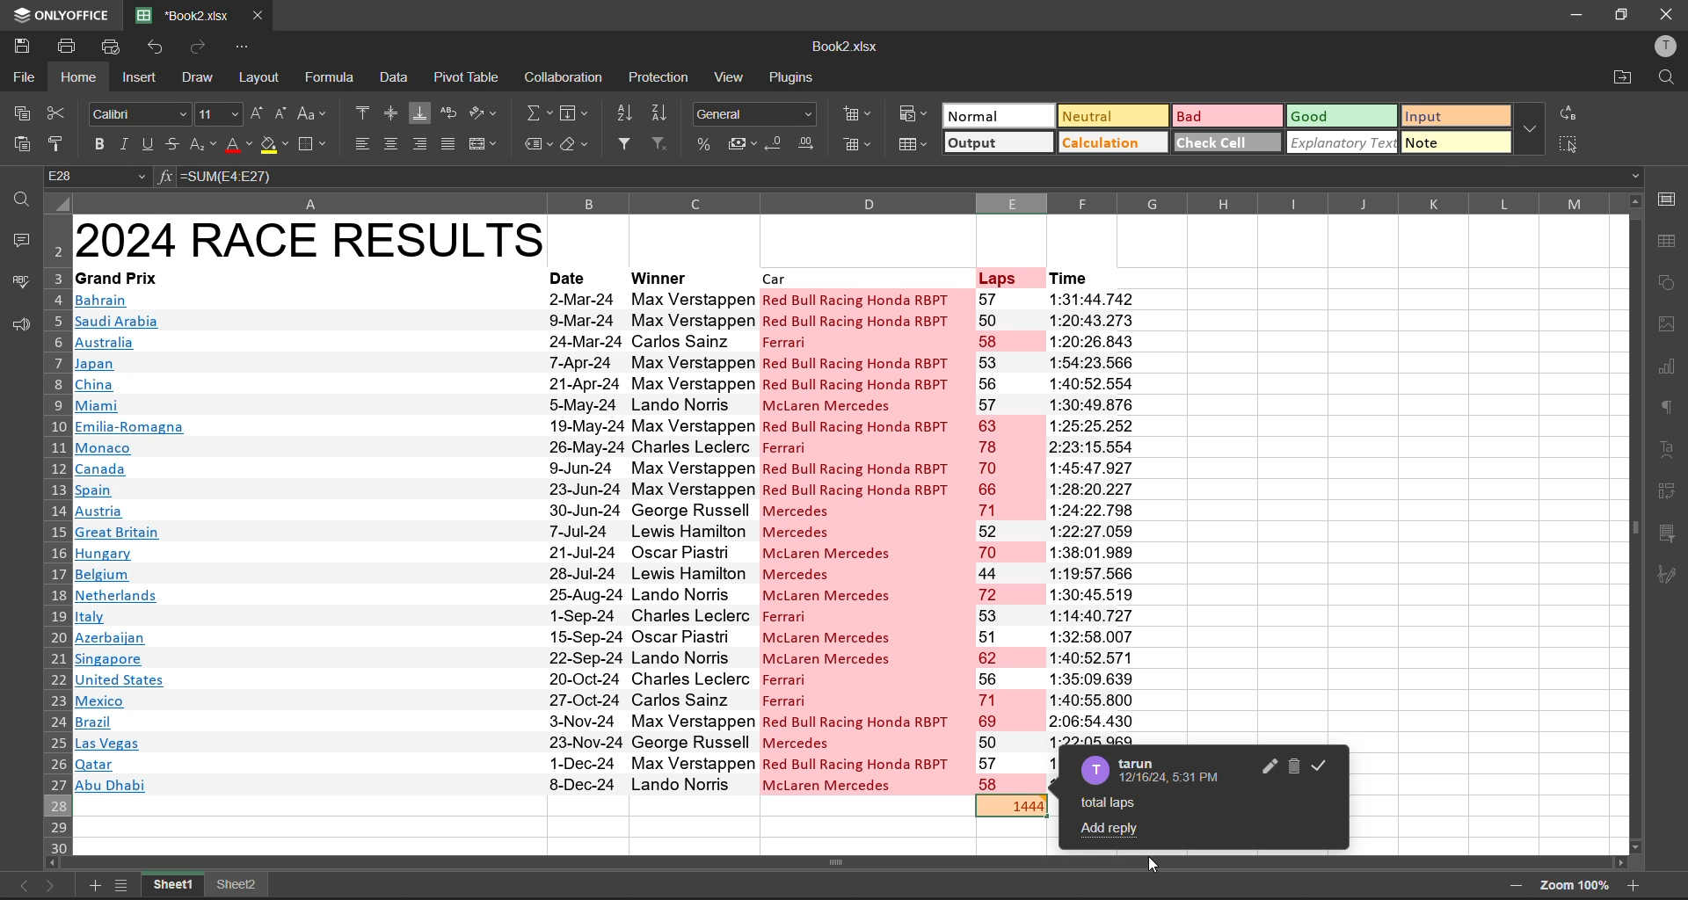 The width and height of the screenshot is (1688, 900). Describe the element at coordinates (328, 77) in the screenshot. I see `formula` at that location.